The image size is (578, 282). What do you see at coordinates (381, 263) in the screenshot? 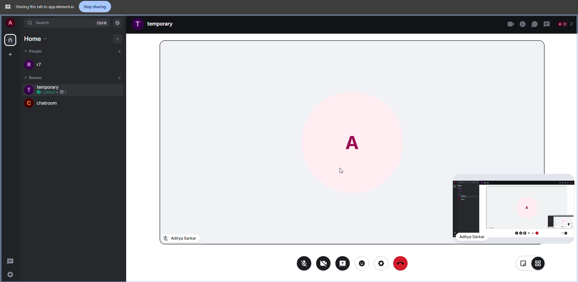
I see `settings` at bounding box center [381, 263].